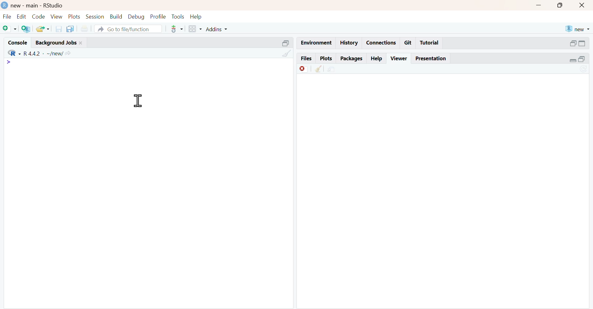 This screenshot has width=593, height=309. What do you see at coordinates (43, 29) in the screenshot?
I see `share folder as` at bounding box center [43, 29].